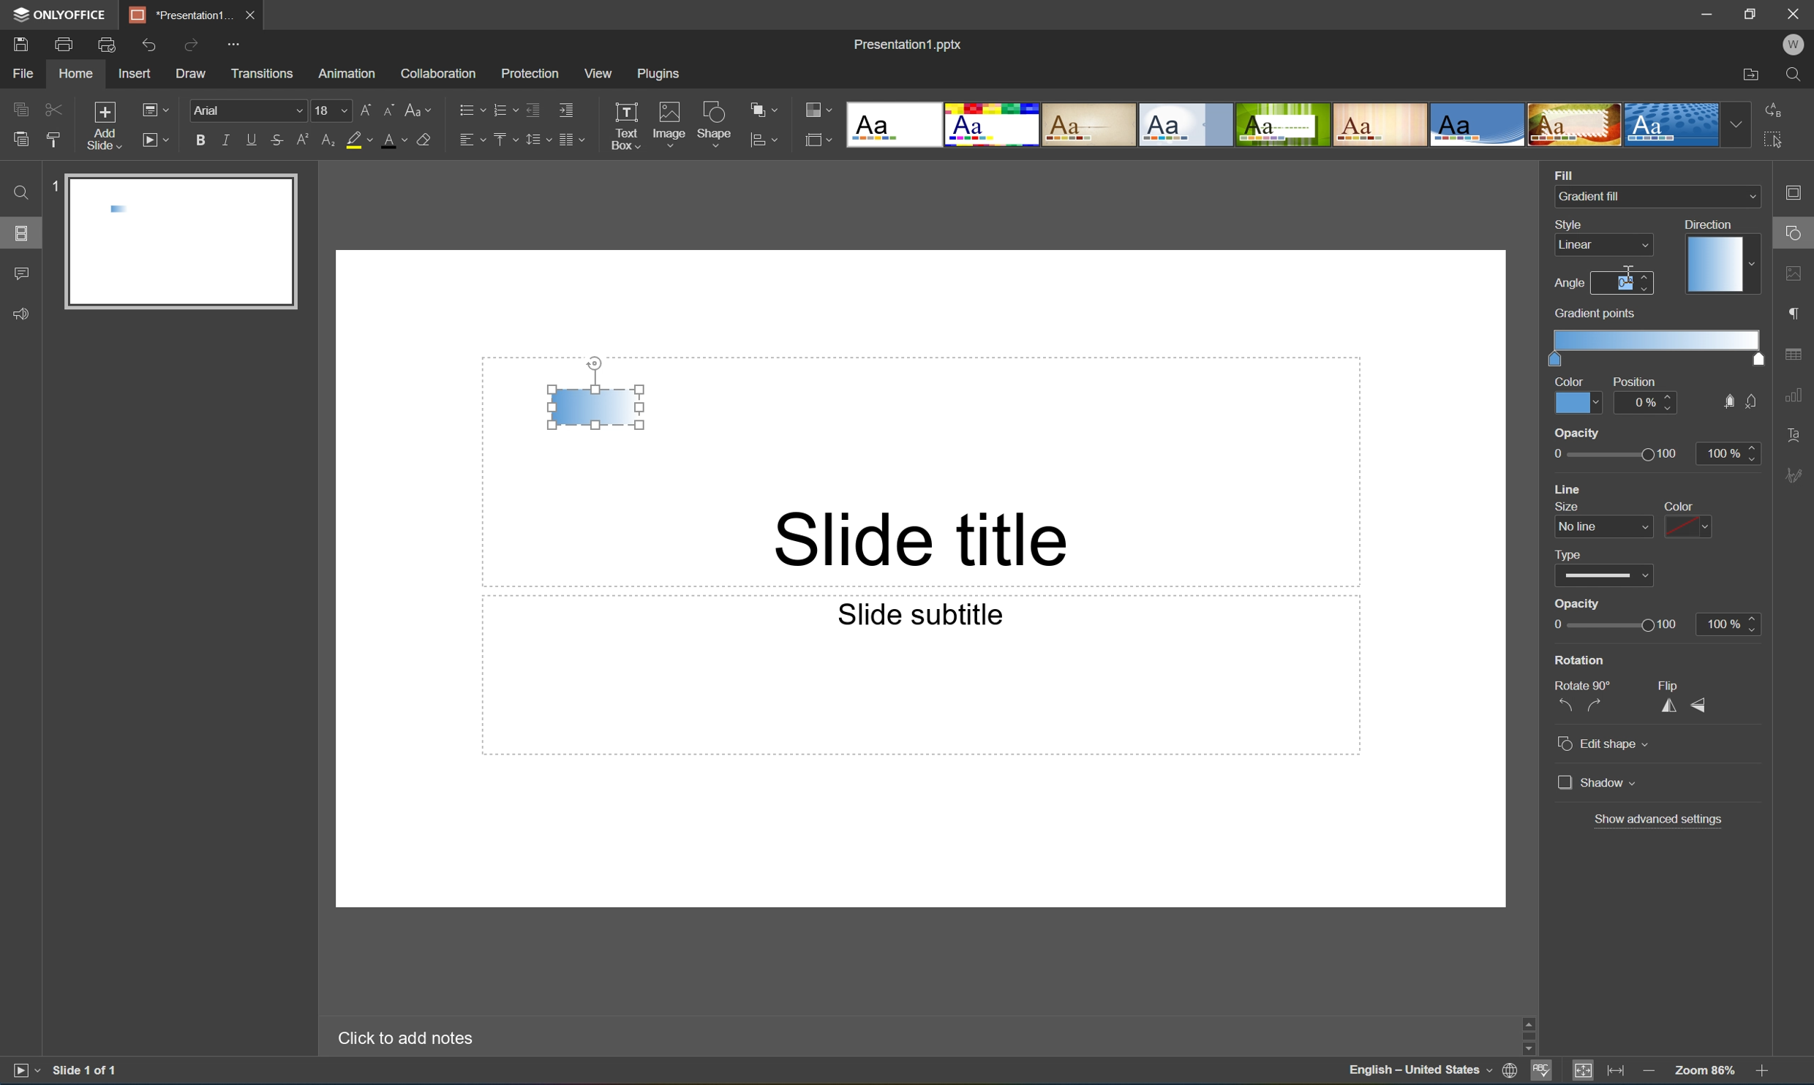  What do you see at coordinates (392, 140) in the screenshot?
I see `Font color` at bounding box center [392, 140].